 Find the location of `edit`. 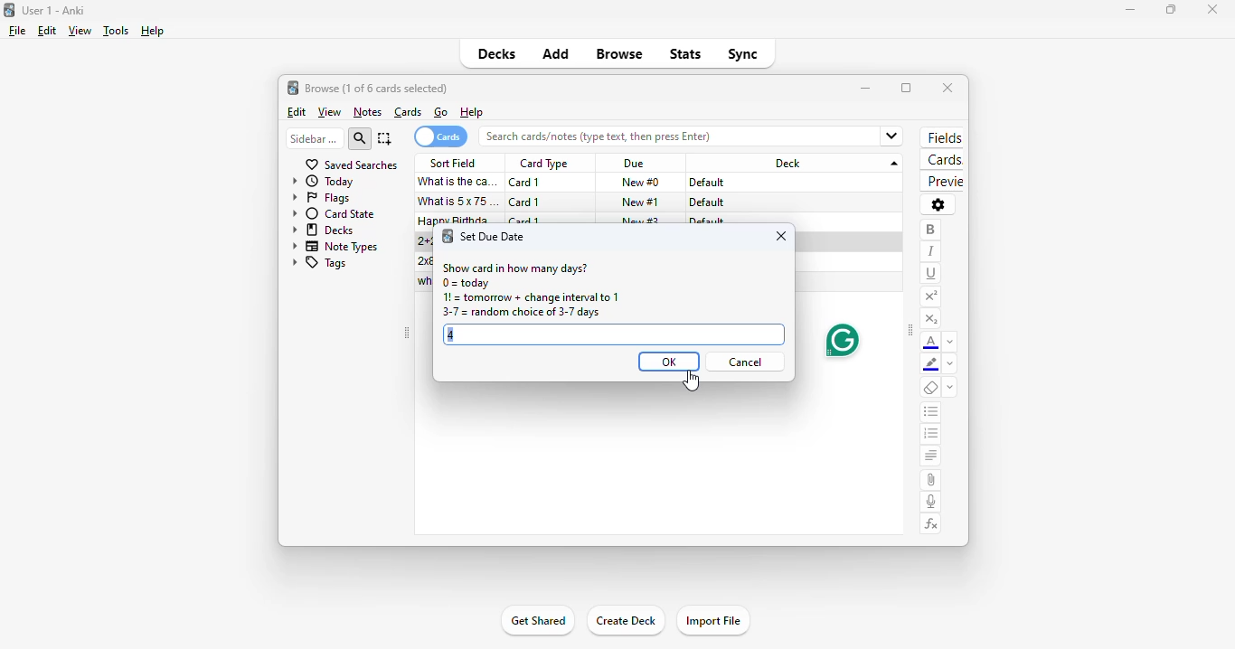

edit is located at coordinates (296, 112).